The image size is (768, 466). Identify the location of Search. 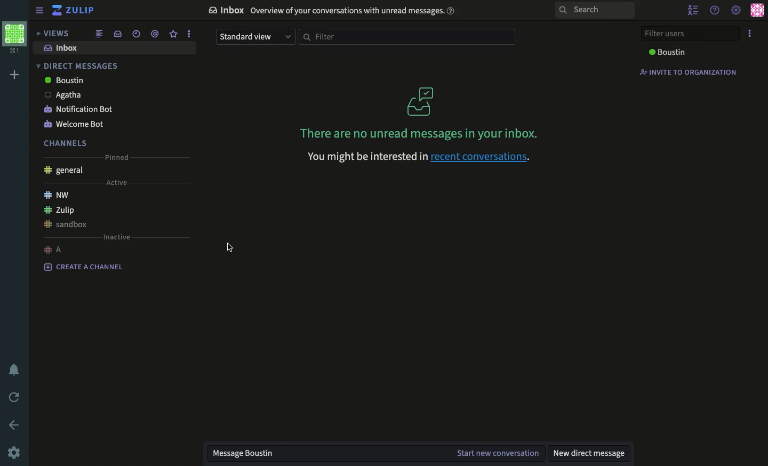
(595, 10).